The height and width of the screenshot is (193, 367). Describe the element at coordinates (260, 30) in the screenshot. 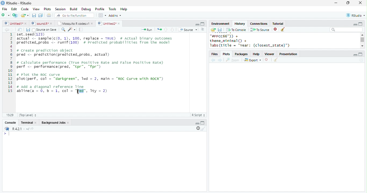

I see `To source` at that location.